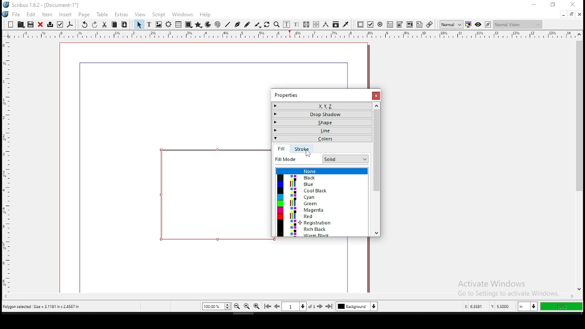 This screenshot has width=585, height=329. What do you see at coordinates (296, 25) in the screenshot?
I see `edit text with story editor` at bounding box center [296, 25].